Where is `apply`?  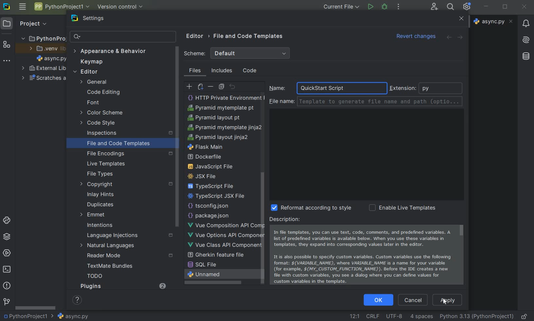
apply is located at coordinates (447, 300).